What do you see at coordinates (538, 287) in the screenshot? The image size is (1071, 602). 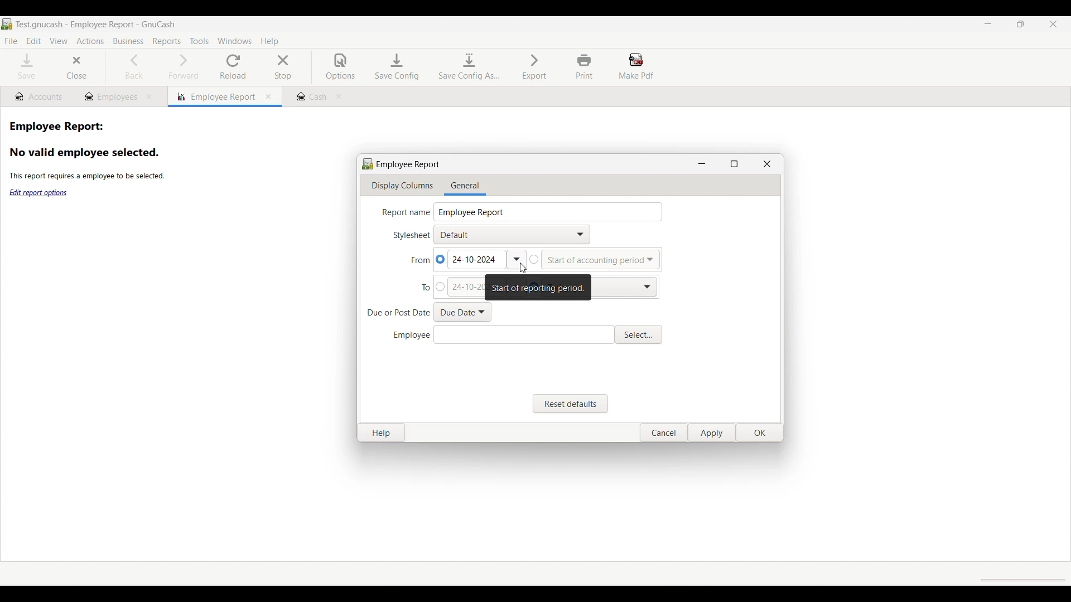 I see `Description of selected button` at bounding box center [538, 287].